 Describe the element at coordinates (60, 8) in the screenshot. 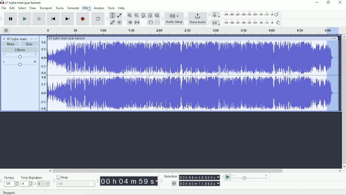

I see `Tracks` at that location.